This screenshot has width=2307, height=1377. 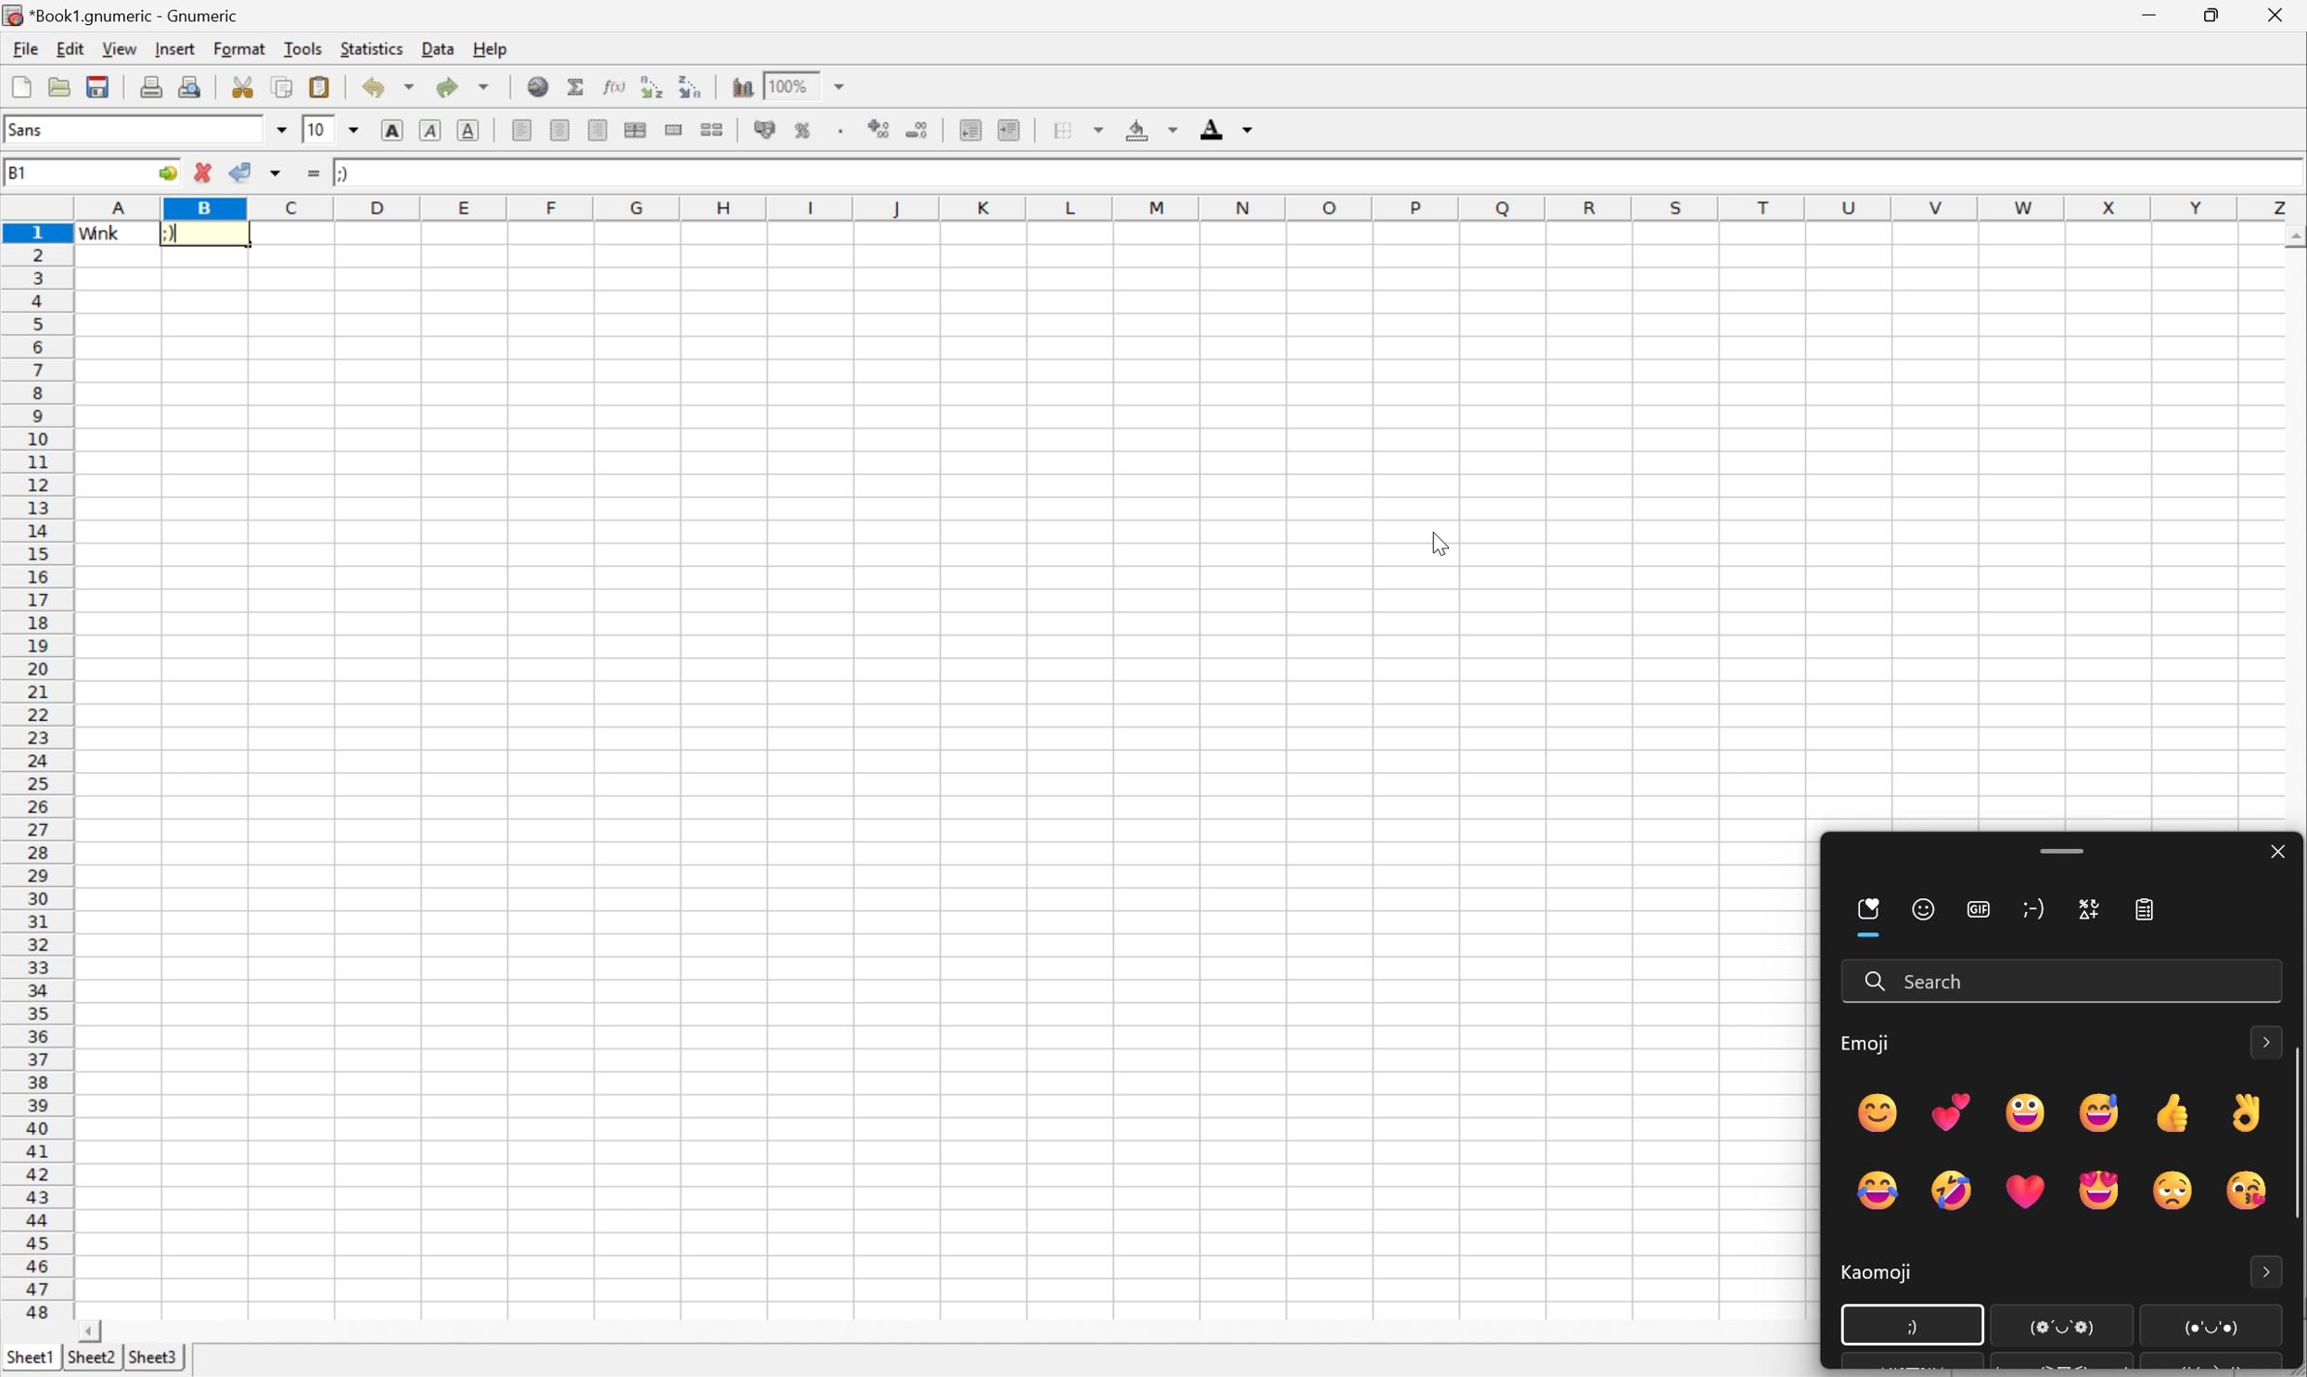 What do you see at coordinates (166, 174) in the screenshot?
I see `go to` at bounding box center [166, 174].